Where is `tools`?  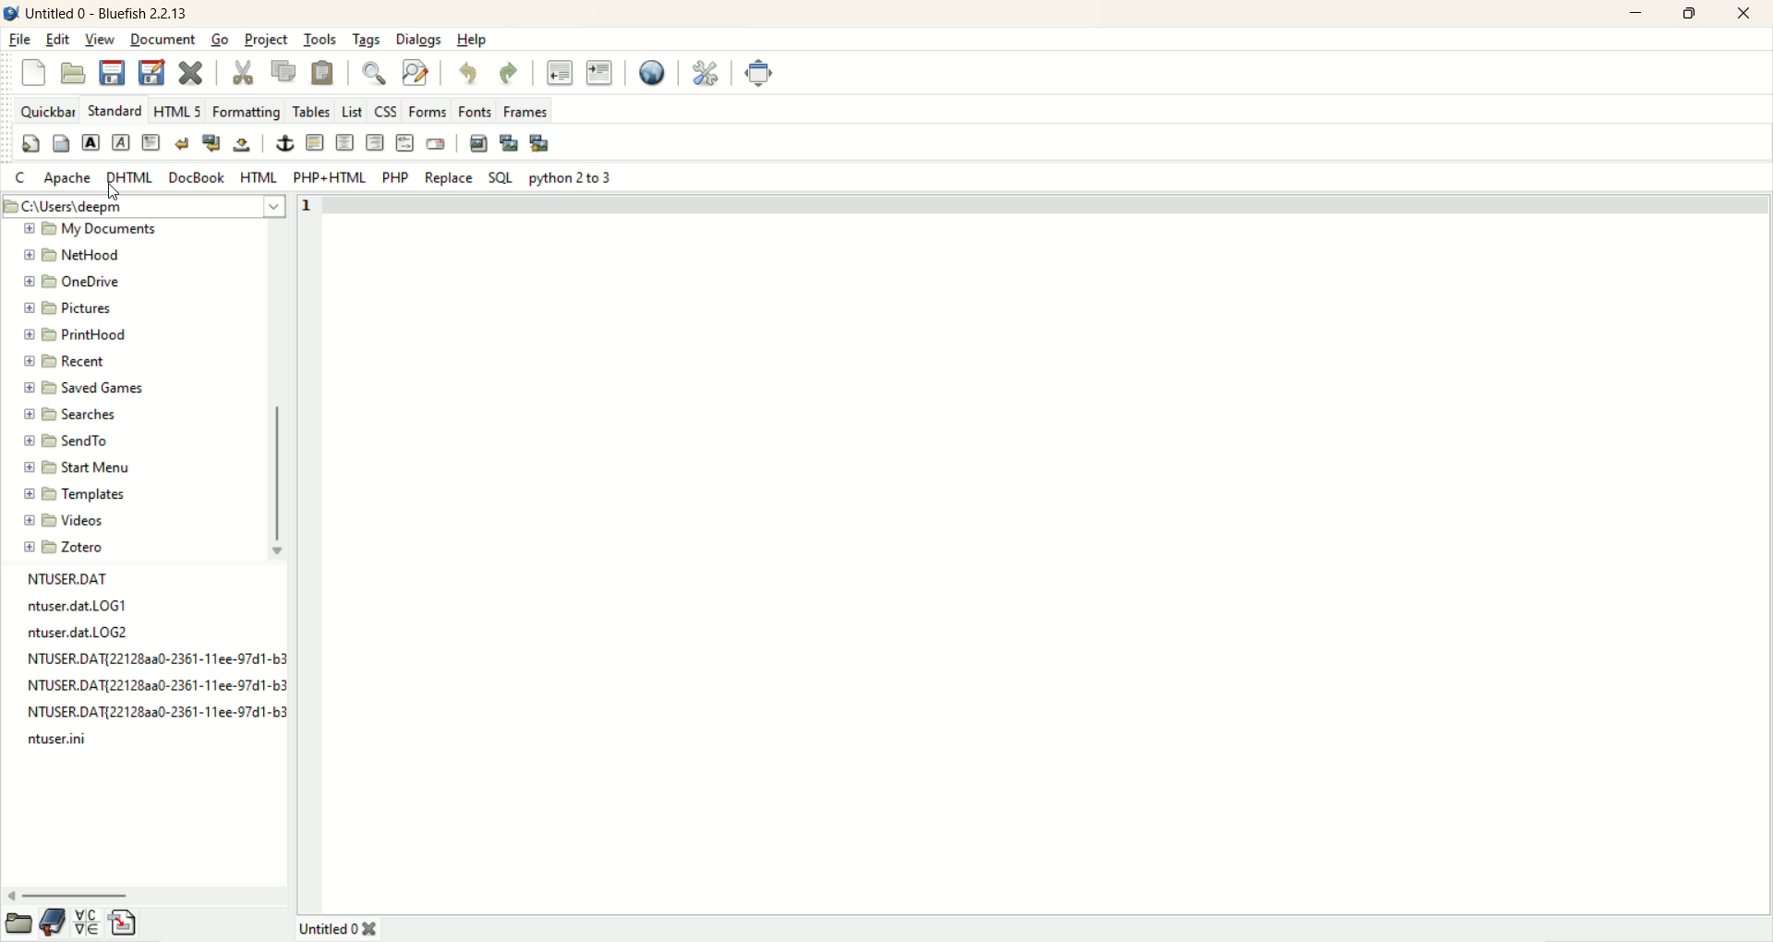 tools is located at coordinates (320, 39).